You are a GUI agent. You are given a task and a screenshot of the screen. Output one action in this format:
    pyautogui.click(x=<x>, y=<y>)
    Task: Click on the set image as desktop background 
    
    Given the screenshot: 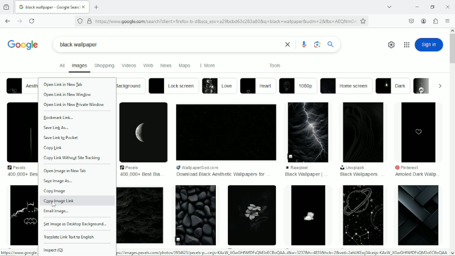 What is the action you would take?
    pyautogui.click(x=74, y=224)
    